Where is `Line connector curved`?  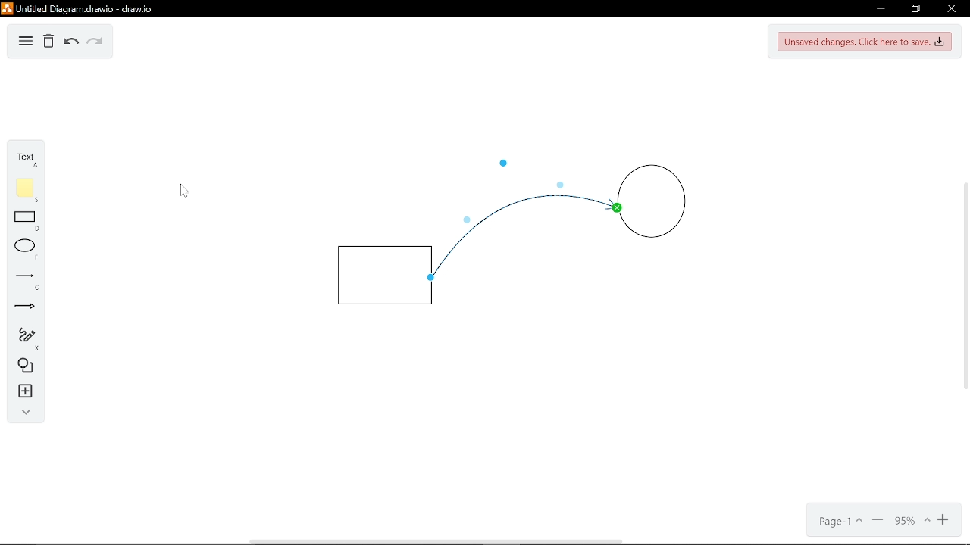
Line connector curved is located at coordinates (518, 241).